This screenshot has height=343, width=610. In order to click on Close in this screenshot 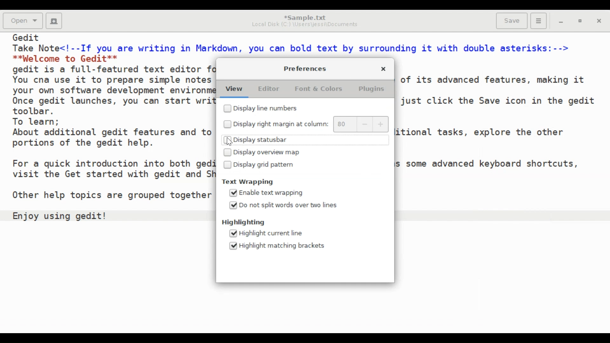, I will do `click(383, 69)`.